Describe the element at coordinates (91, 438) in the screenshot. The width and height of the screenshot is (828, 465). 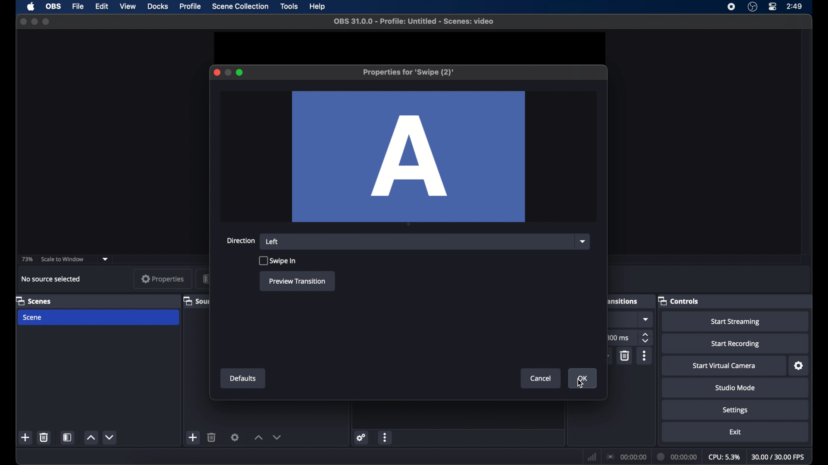
I see `increment` at that location.